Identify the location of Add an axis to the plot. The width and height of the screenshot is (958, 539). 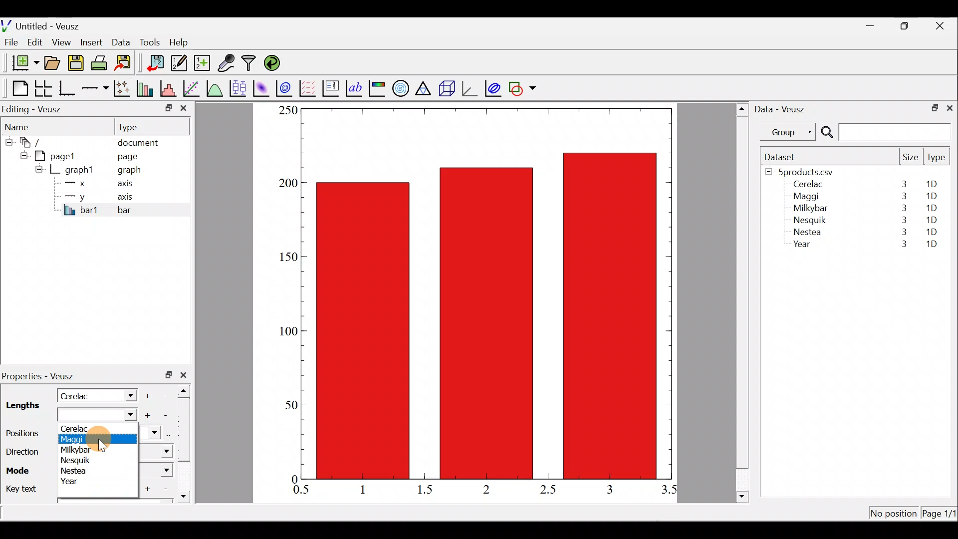
(97, 88).